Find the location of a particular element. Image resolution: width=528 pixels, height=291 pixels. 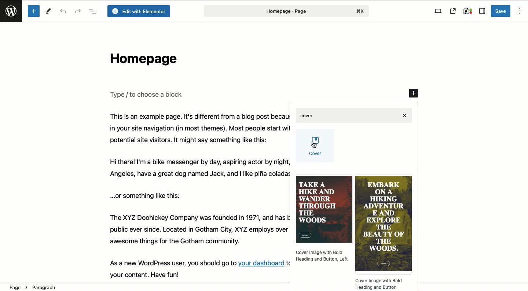

Cover is located at coordinates (355, 116).